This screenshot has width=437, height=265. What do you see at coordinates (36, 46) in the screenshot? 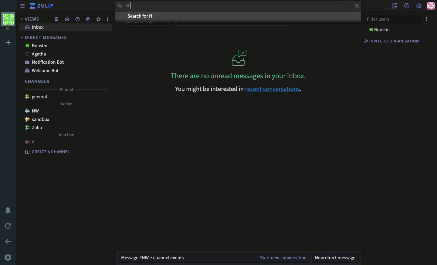
I see `boustin` at bounding box center [36, 46].